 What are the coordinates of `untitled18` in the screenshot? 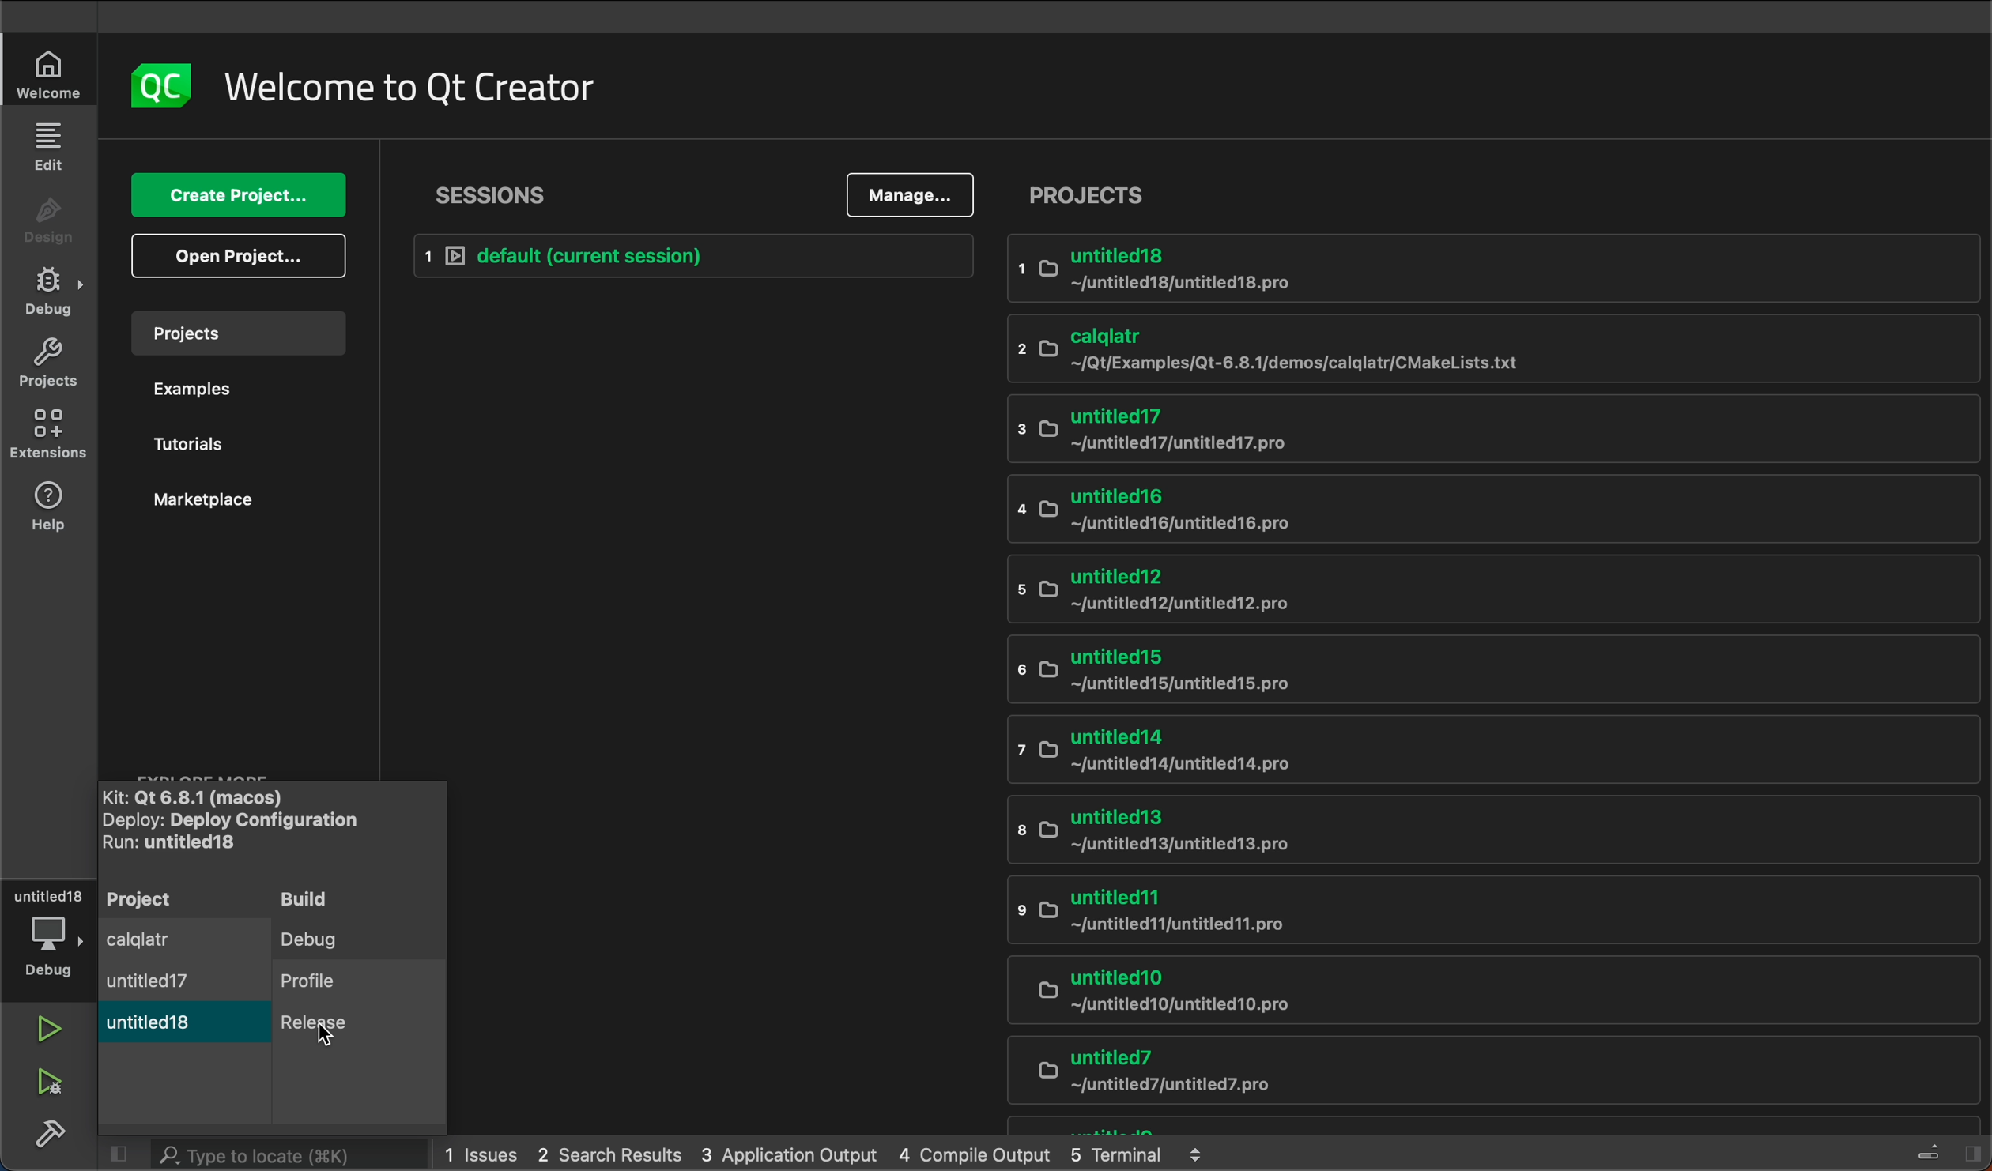 It's located at (1386, 273).